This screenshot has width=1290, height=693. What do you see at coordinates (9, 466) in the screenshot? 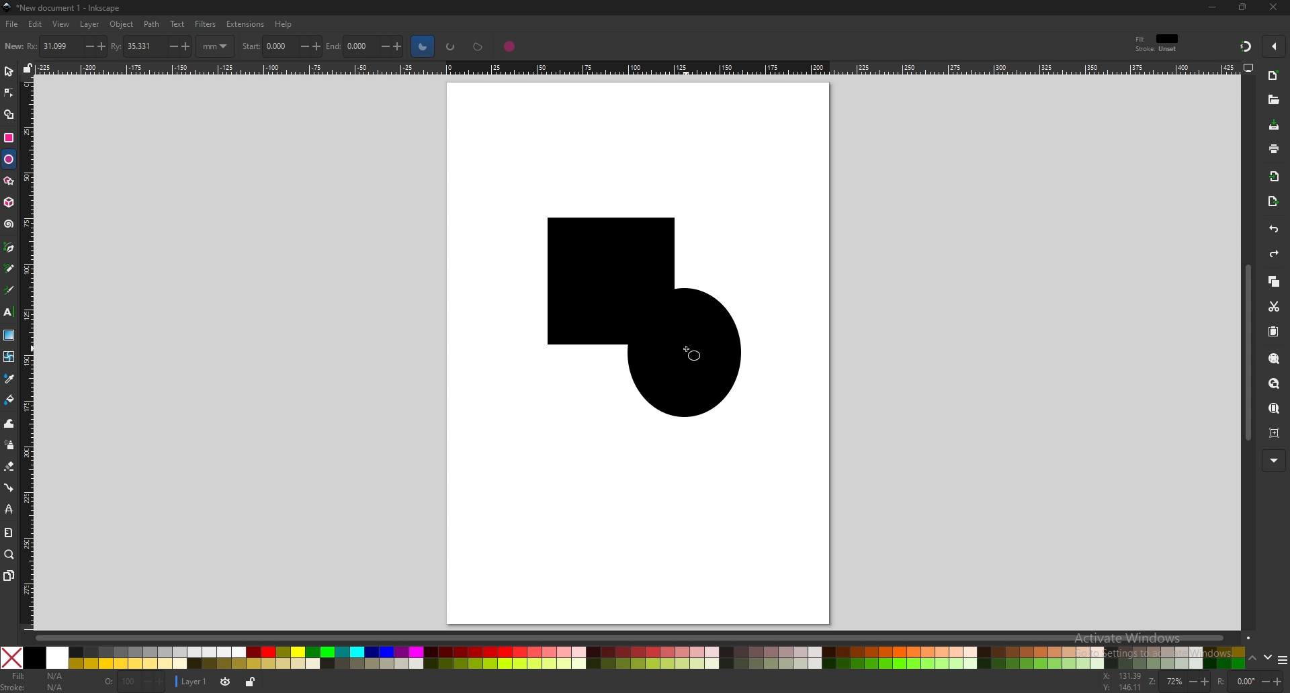
I see `eraser` at bounding box center [9, 466].